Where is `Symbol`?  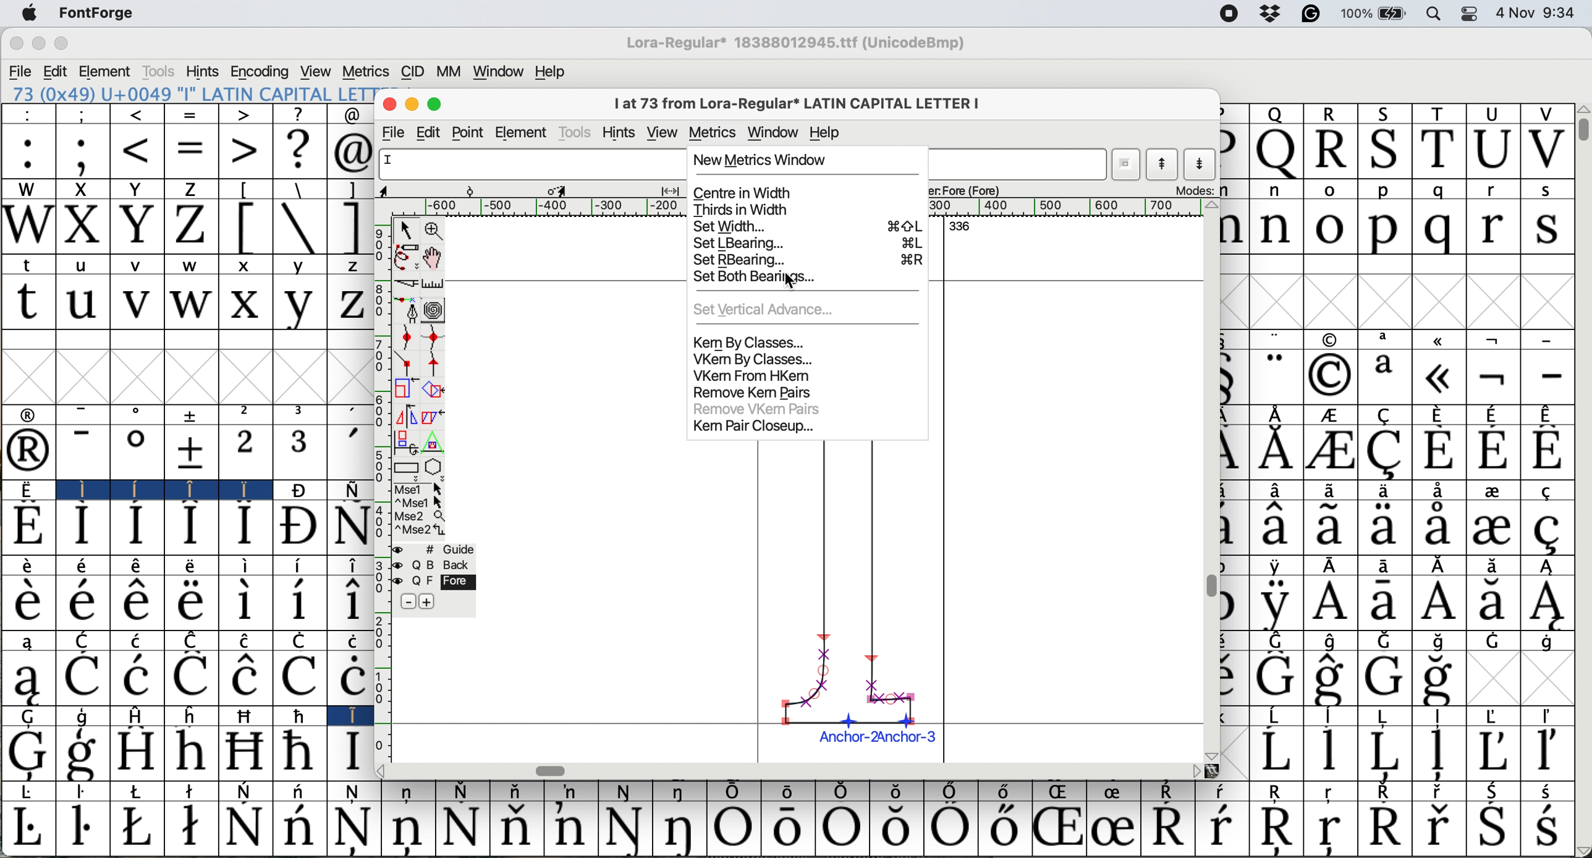
Symbol is located at coordinates (248, 640).